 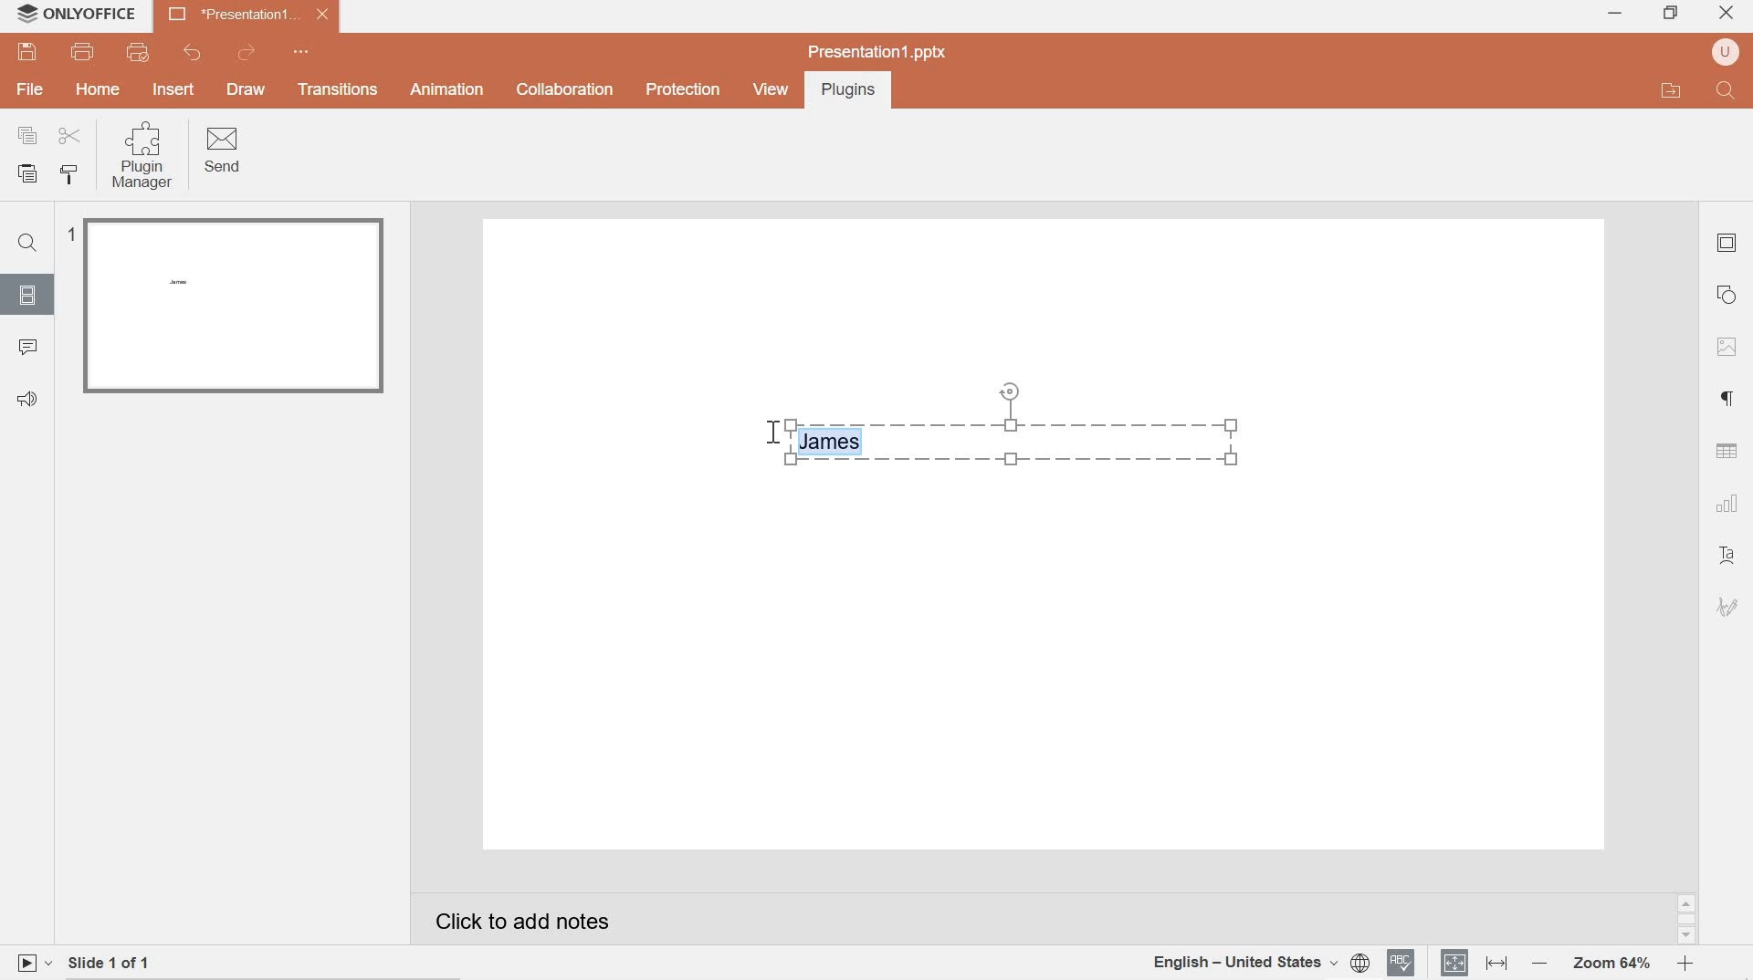 I want to click on Plugins, so click(x=845, y=91).